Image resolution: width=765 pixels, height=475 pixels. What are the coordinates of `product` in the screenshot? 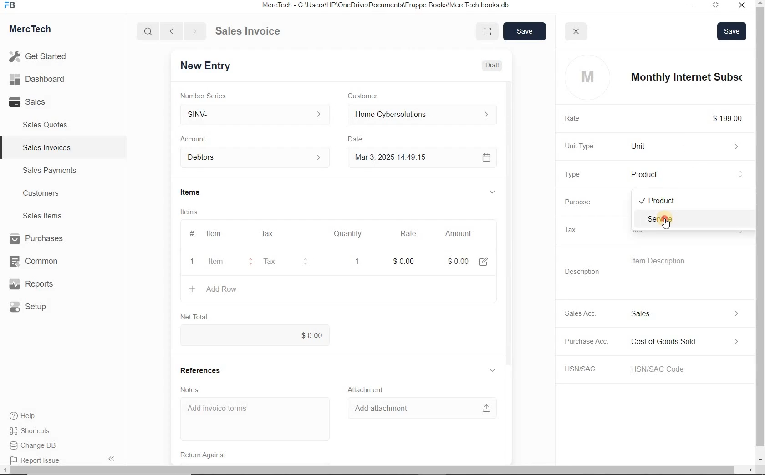 It's located at (694, 201).